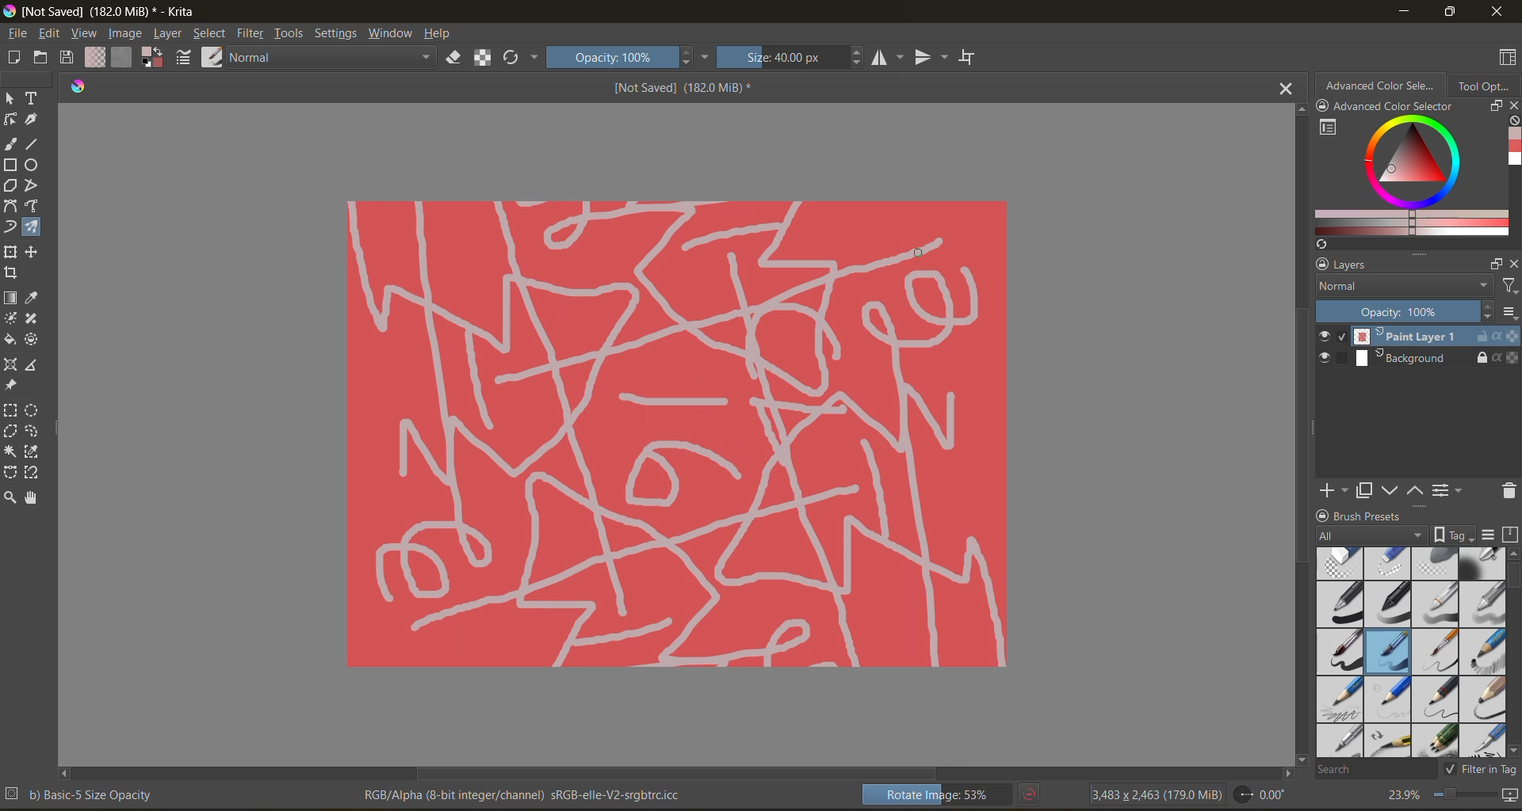  What do you see at coordinates (1512, 123) in the screenshot?
I see `clear all color history` at bounding box center [1512, 123].